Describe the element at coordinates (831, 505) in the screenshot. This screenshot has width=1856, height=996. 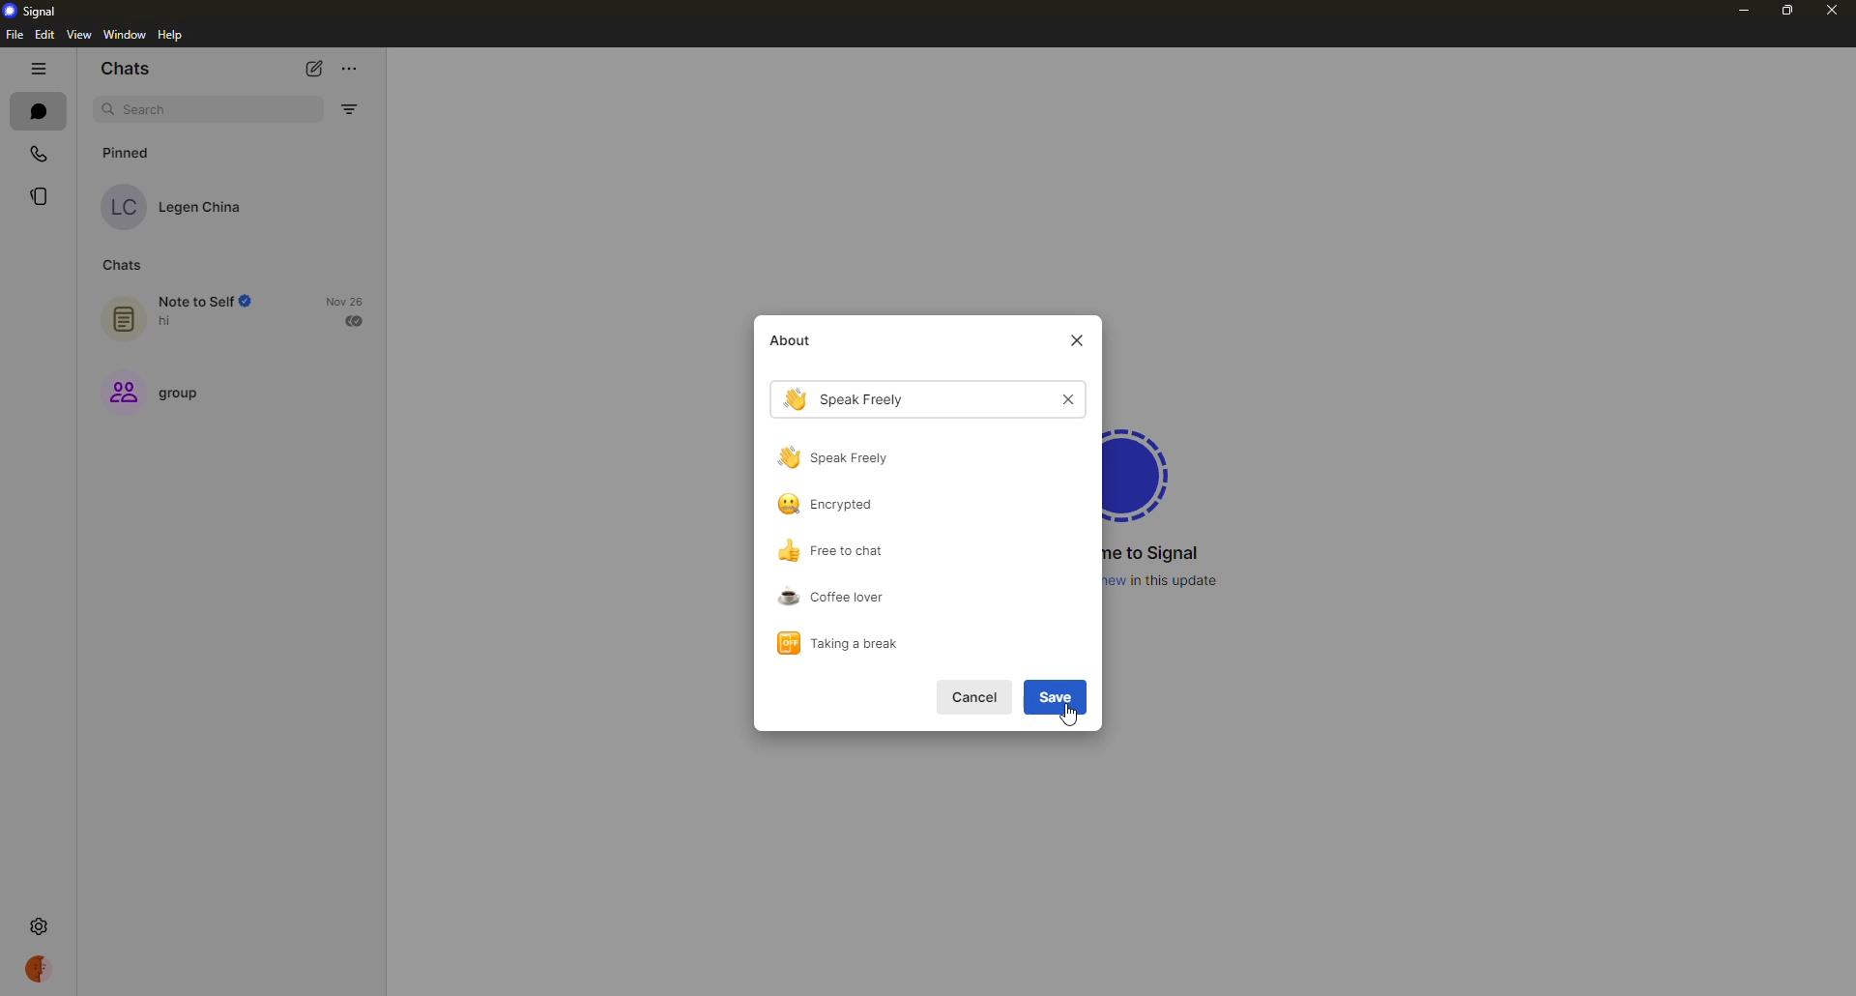
I see `encrypted` at that location.